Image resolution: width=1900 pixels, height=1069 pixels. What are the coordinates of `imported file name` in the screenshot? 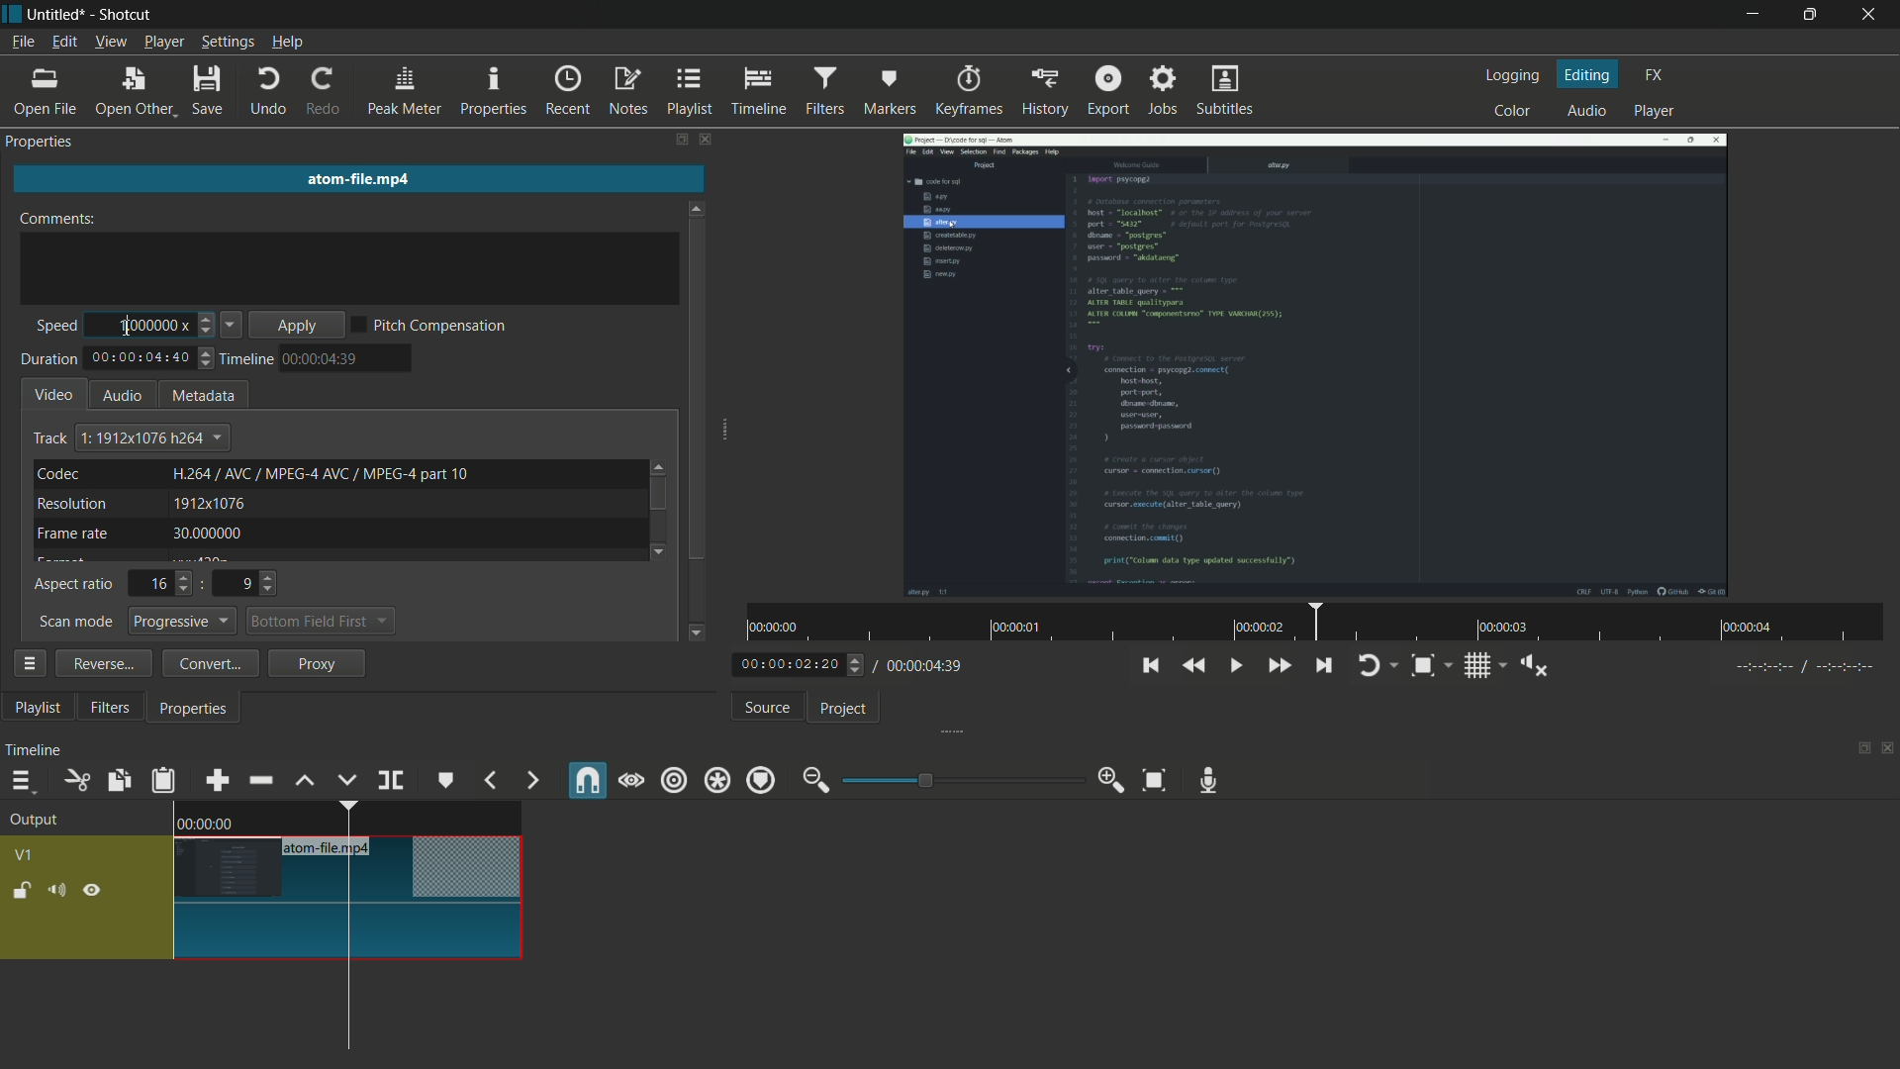 It's located at (355, 176).